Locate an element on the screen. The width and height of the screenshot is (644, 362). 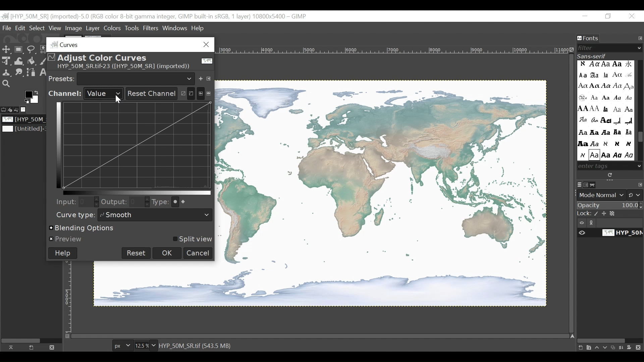
Image is located at coordinates (25, 120).